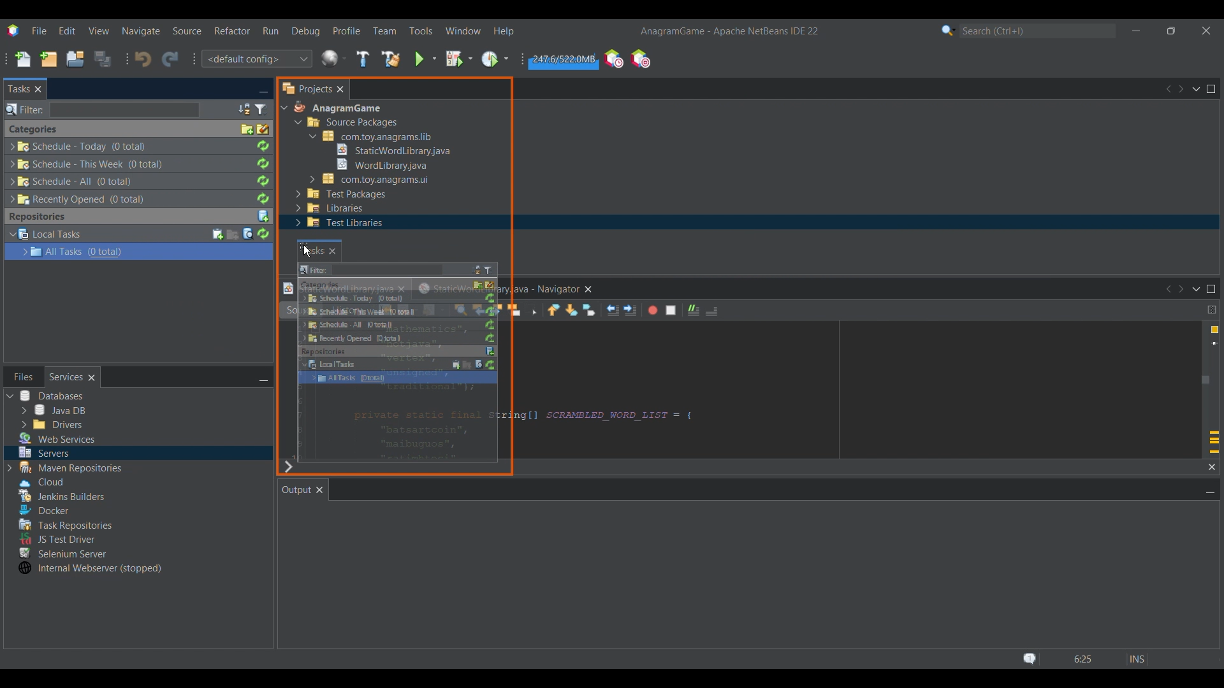 This screenshot has width=1224, height=688. Describe the element at coordinates (89, 568) in the screenshot. I see `` at that location.